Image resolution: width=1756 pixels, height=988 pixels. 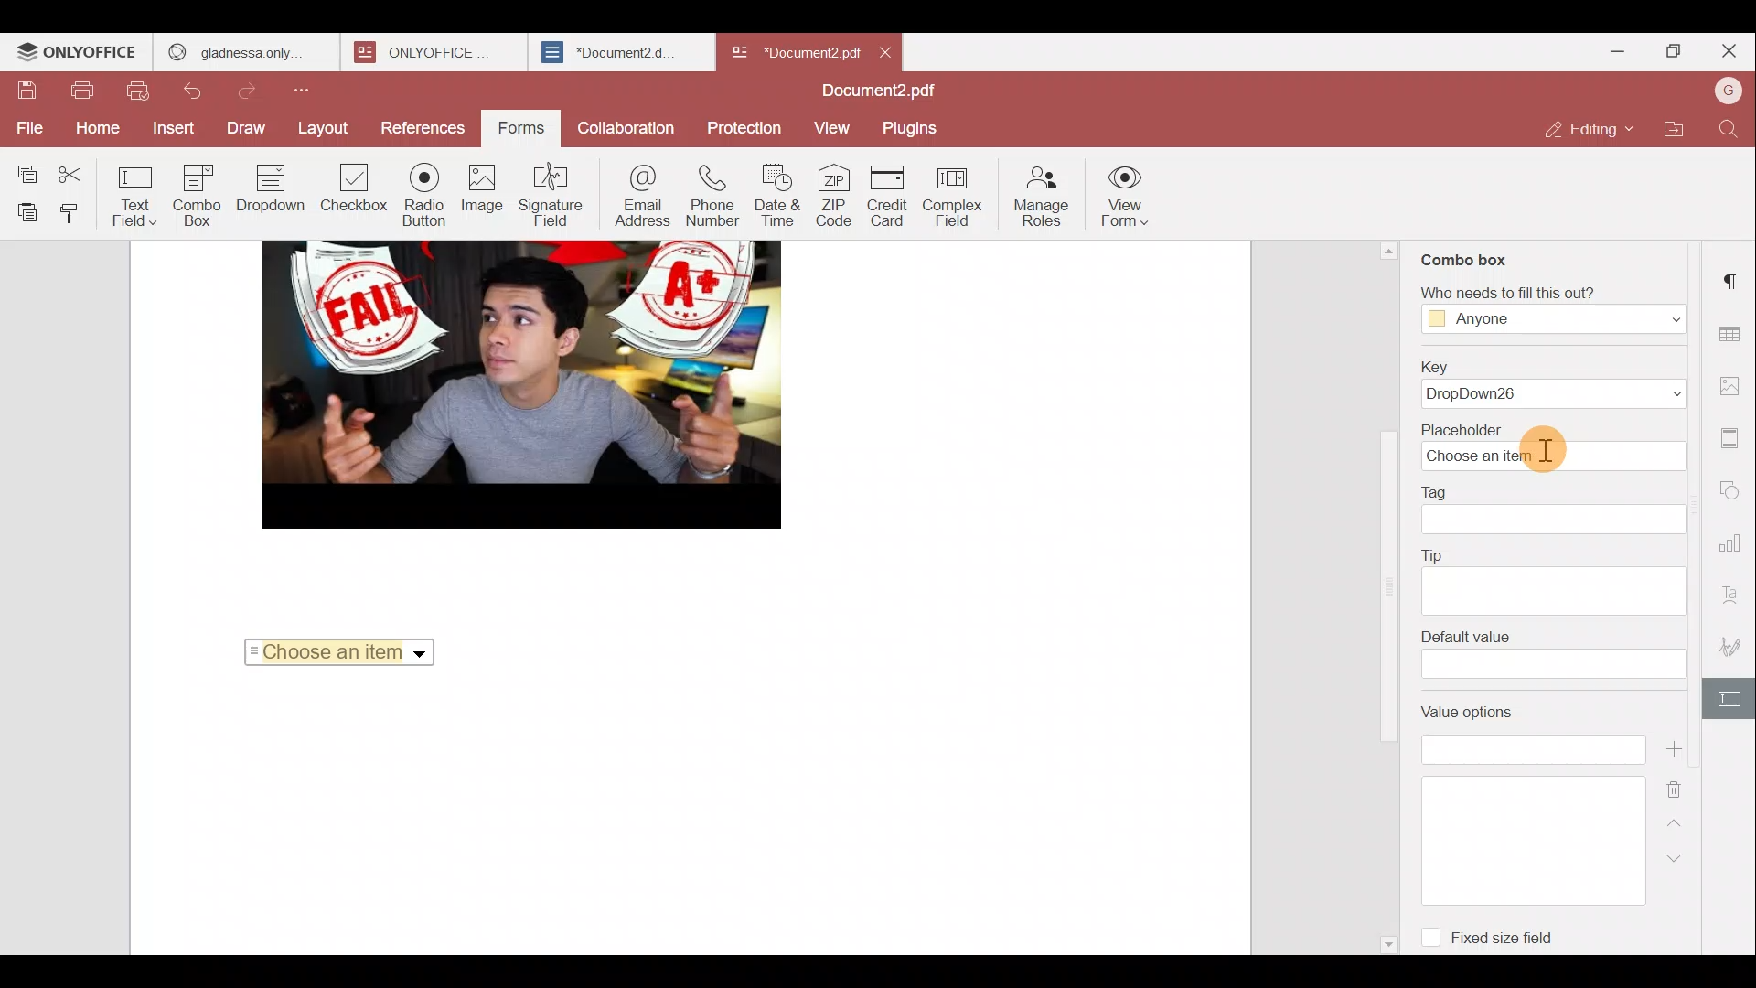 I want to click on Choose an item, so click(x=342, y=650).